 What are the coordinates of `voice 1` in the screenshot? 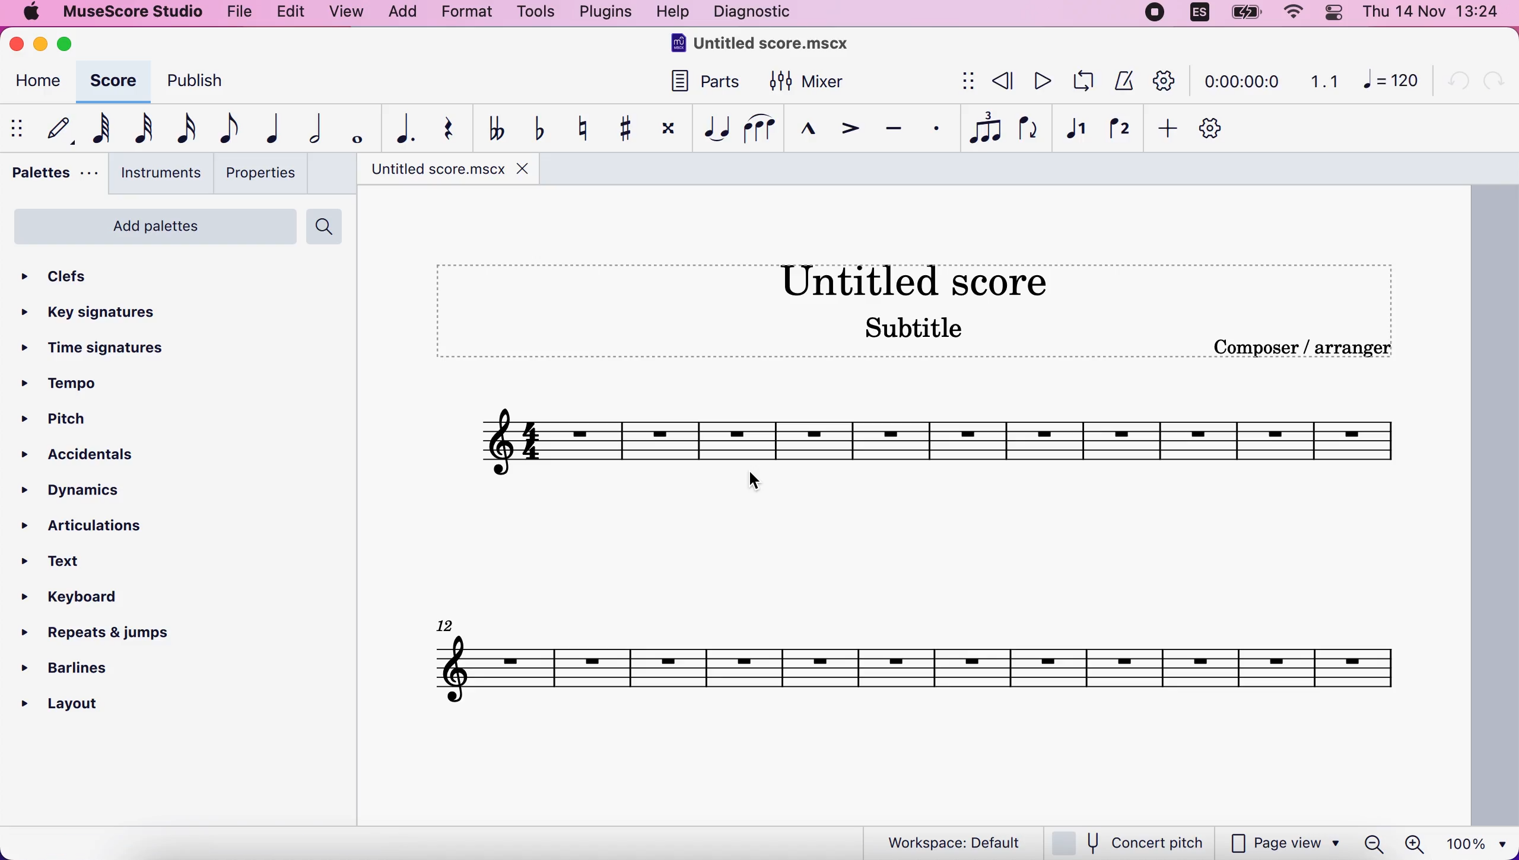 It's located at (1076, 132).